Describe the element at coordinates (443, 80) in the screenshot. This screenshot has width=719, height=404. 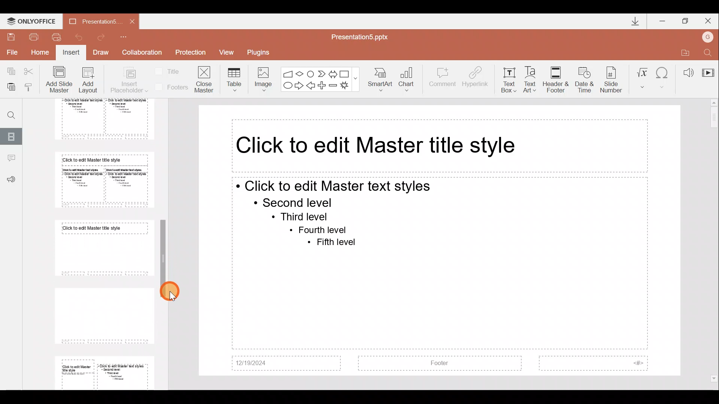
I see `Comment` at that location.